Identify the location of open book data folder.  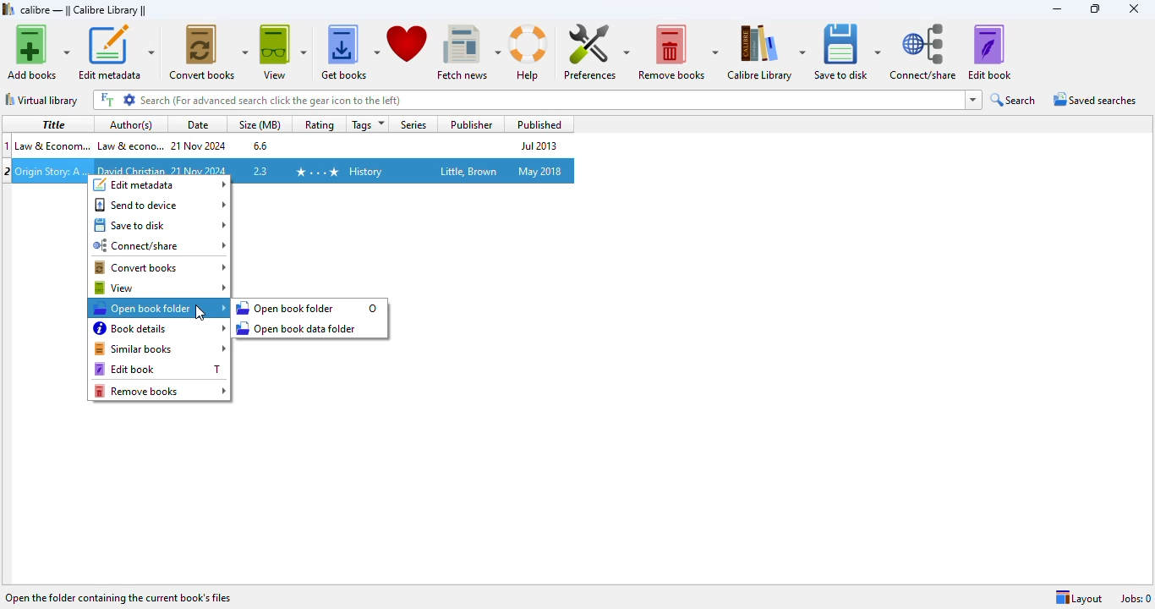
(298, 327).